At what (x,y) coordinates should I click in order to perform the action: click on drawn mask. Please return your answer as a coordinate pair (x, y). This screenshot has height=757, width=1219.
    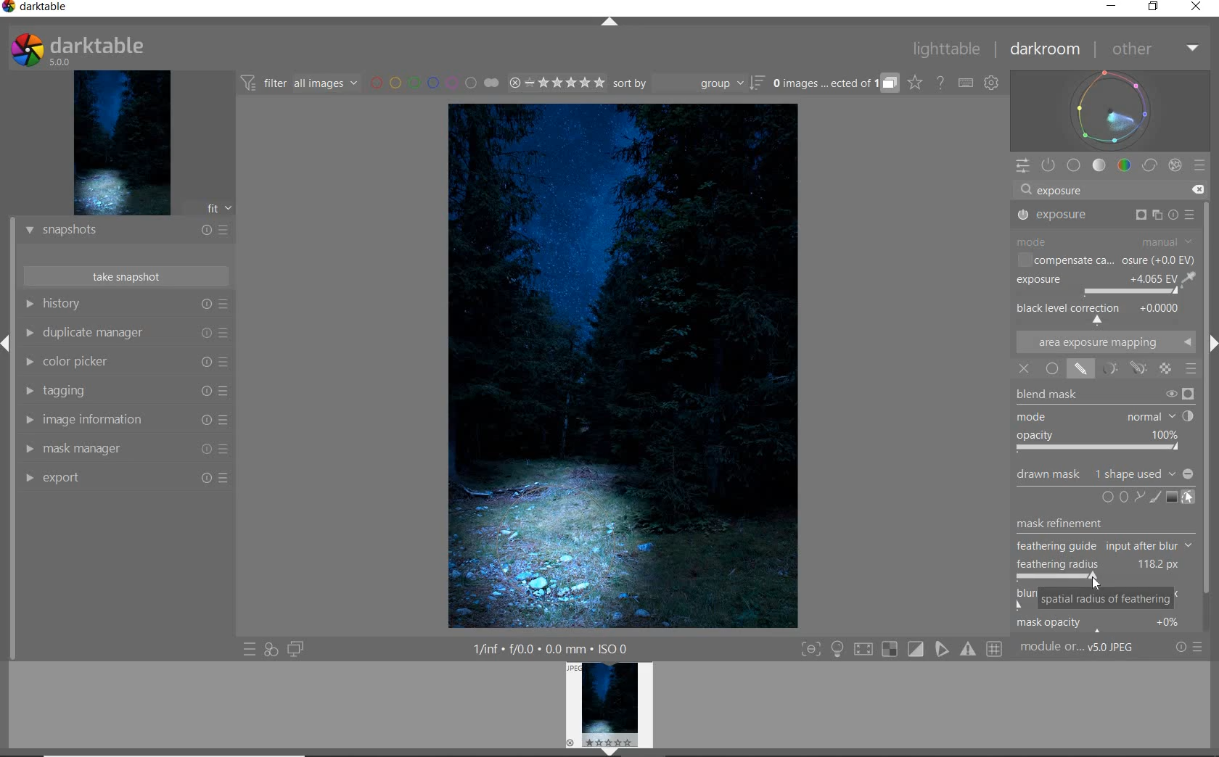
    Looking at the image, I should click on (1101, 474).